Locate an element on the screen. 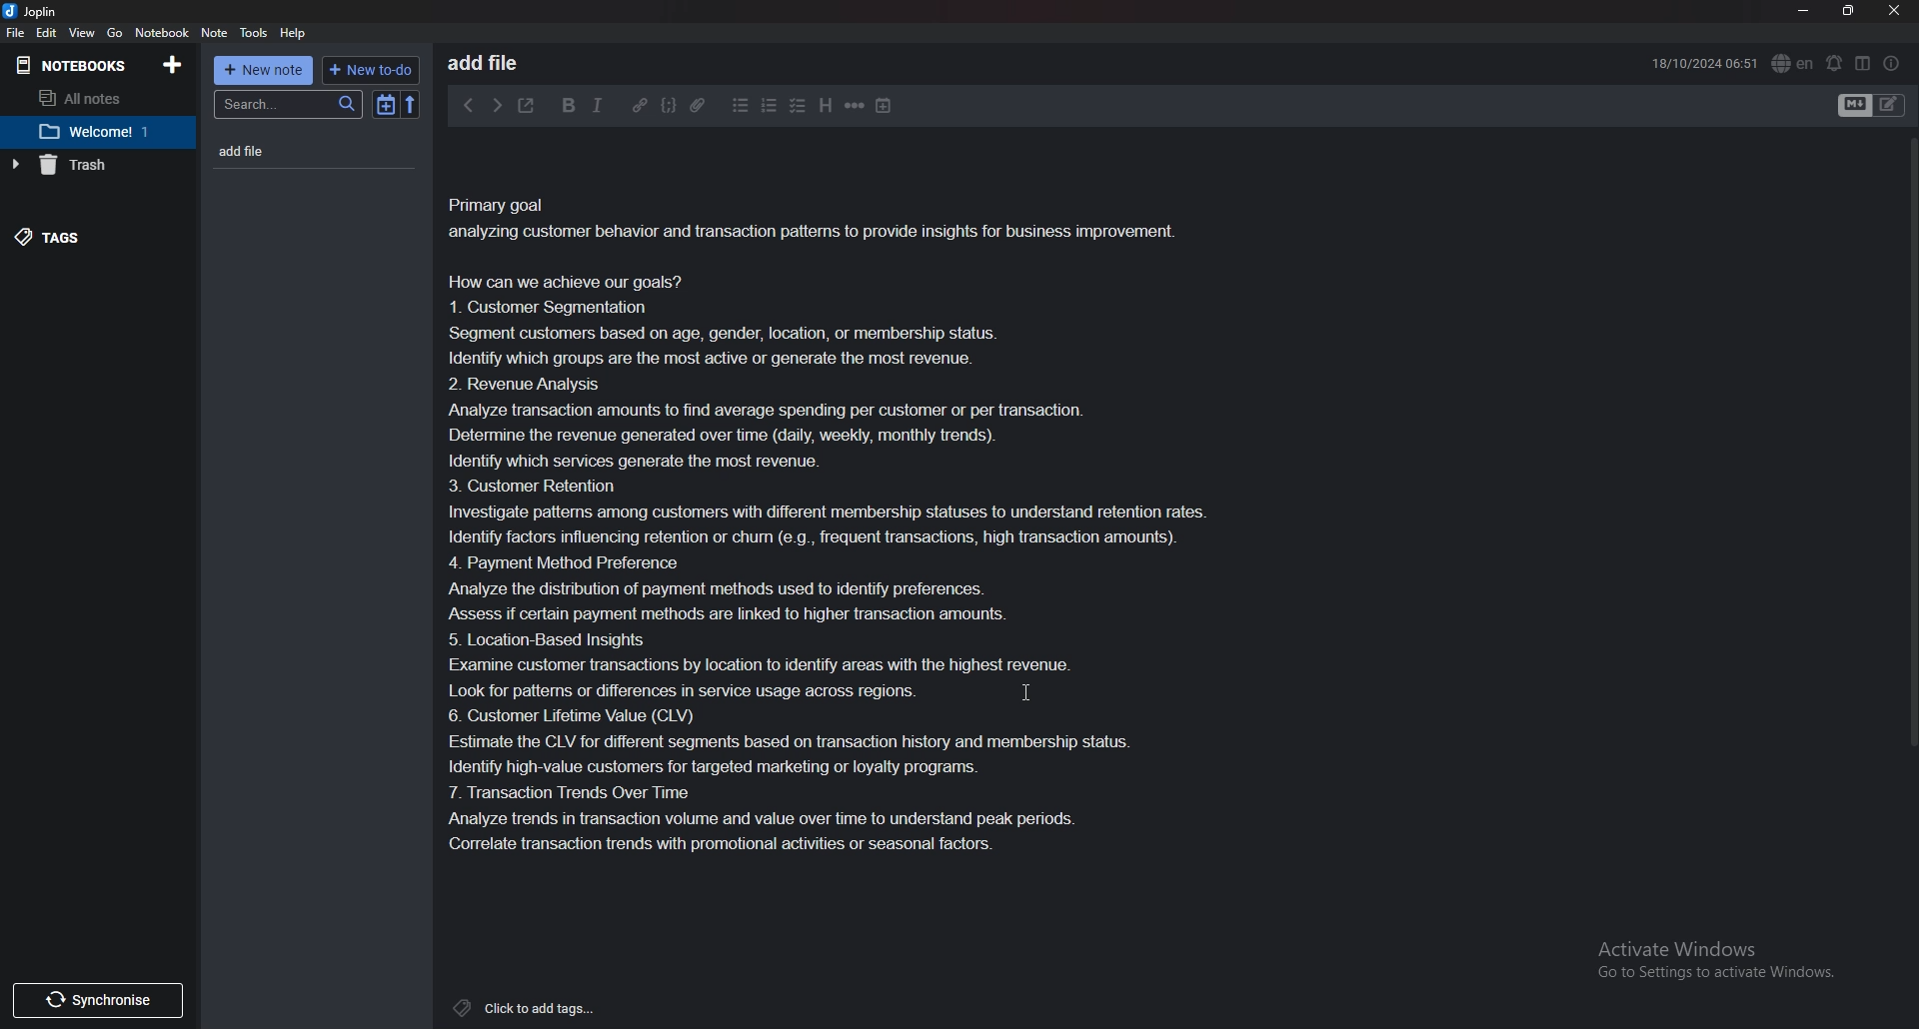  Hyperlink is located at coordinates (641, 106).